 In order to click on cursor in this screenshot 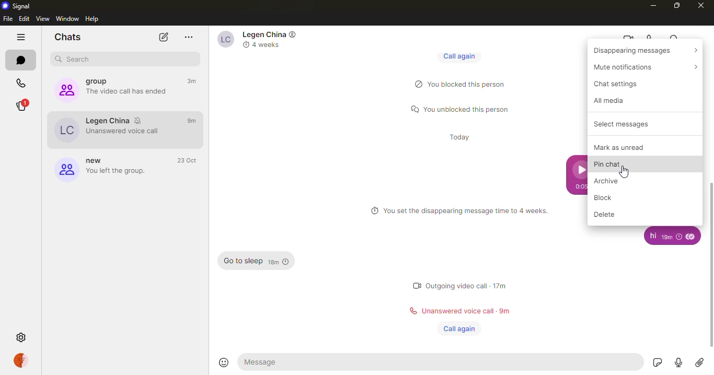, I will do `click(626, 173)`.